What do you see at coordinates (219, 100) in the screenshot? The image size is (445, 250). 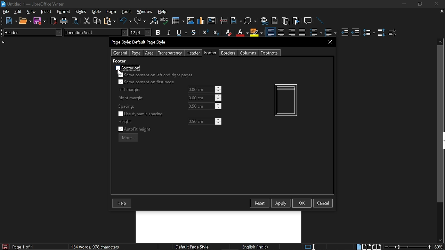 I see `decrease right margin` at bounding box center [219, 100].